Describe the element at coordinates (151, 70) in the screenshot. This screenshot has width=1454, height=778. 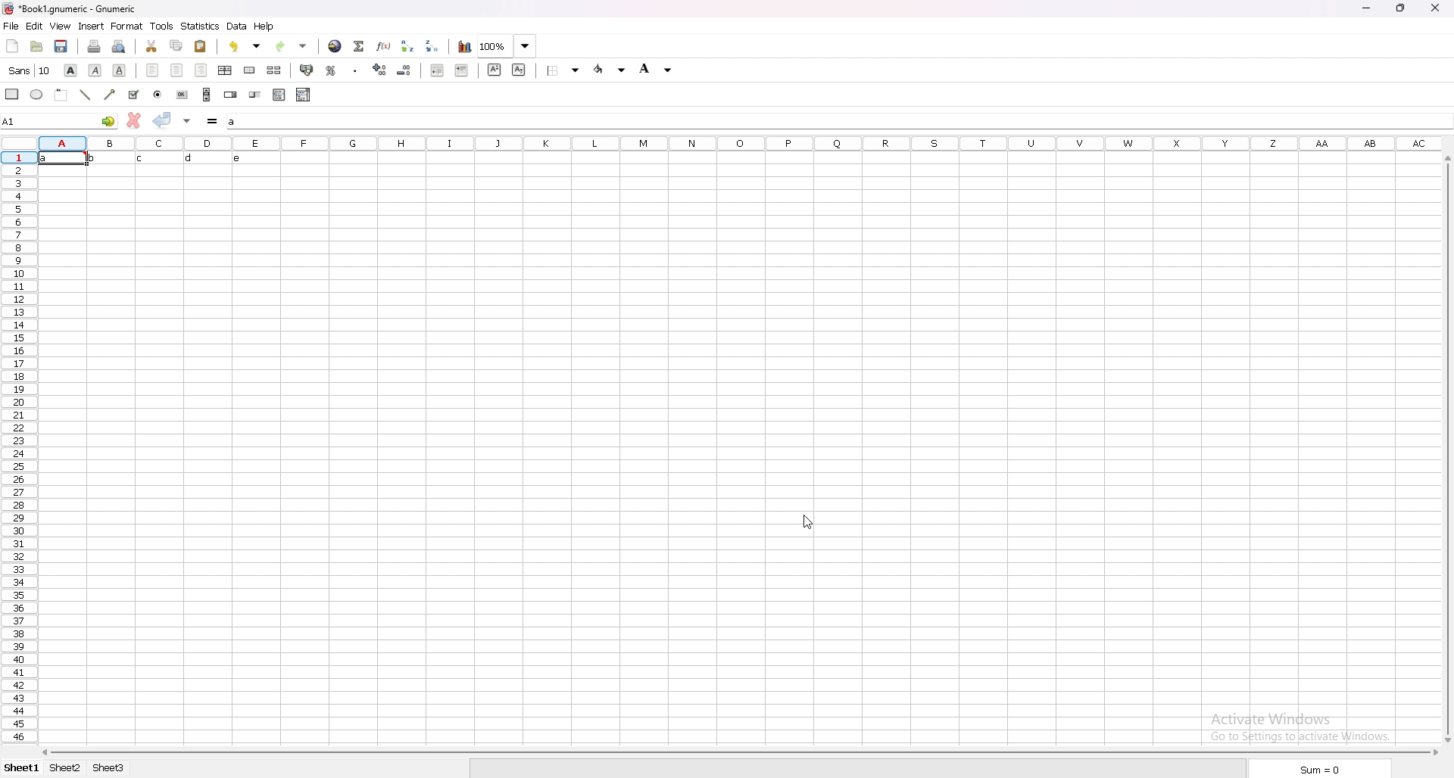
I see `left align` at that location.